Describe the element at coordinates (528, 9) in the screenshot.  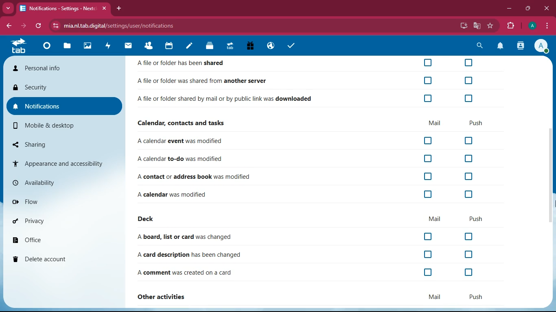
I see `maximize` at that location.